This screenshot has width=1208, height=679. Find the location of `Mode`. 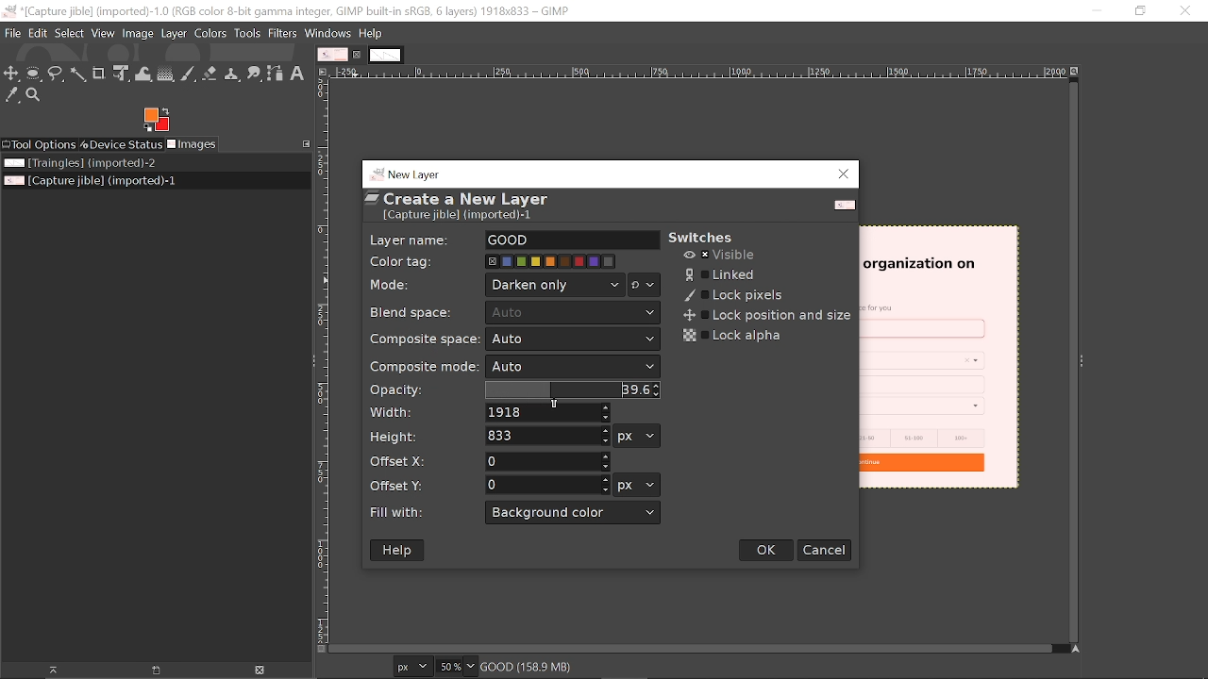

Mode is located at coordinates (556, 285).